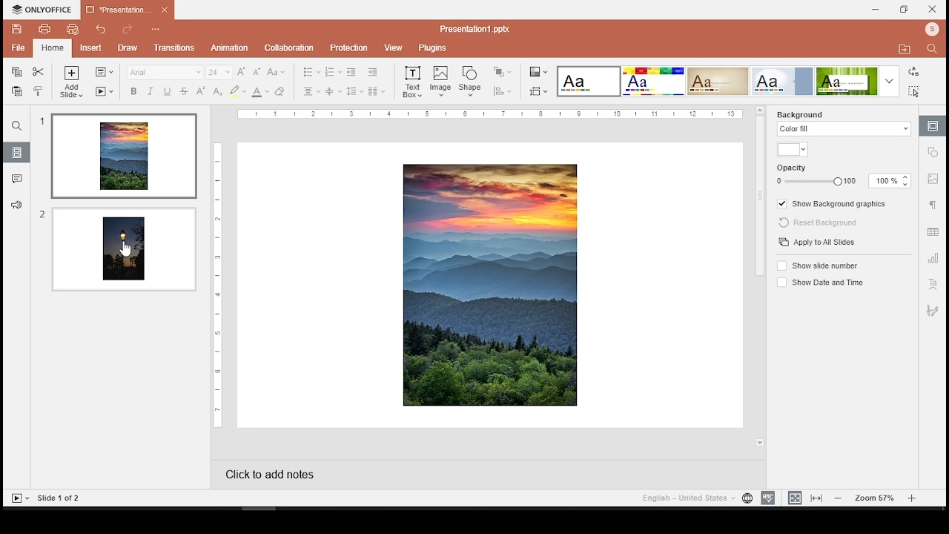 Image resolution: width=949 pixels, height=534 pixels. I want to click on slide style, so click(782, 82).